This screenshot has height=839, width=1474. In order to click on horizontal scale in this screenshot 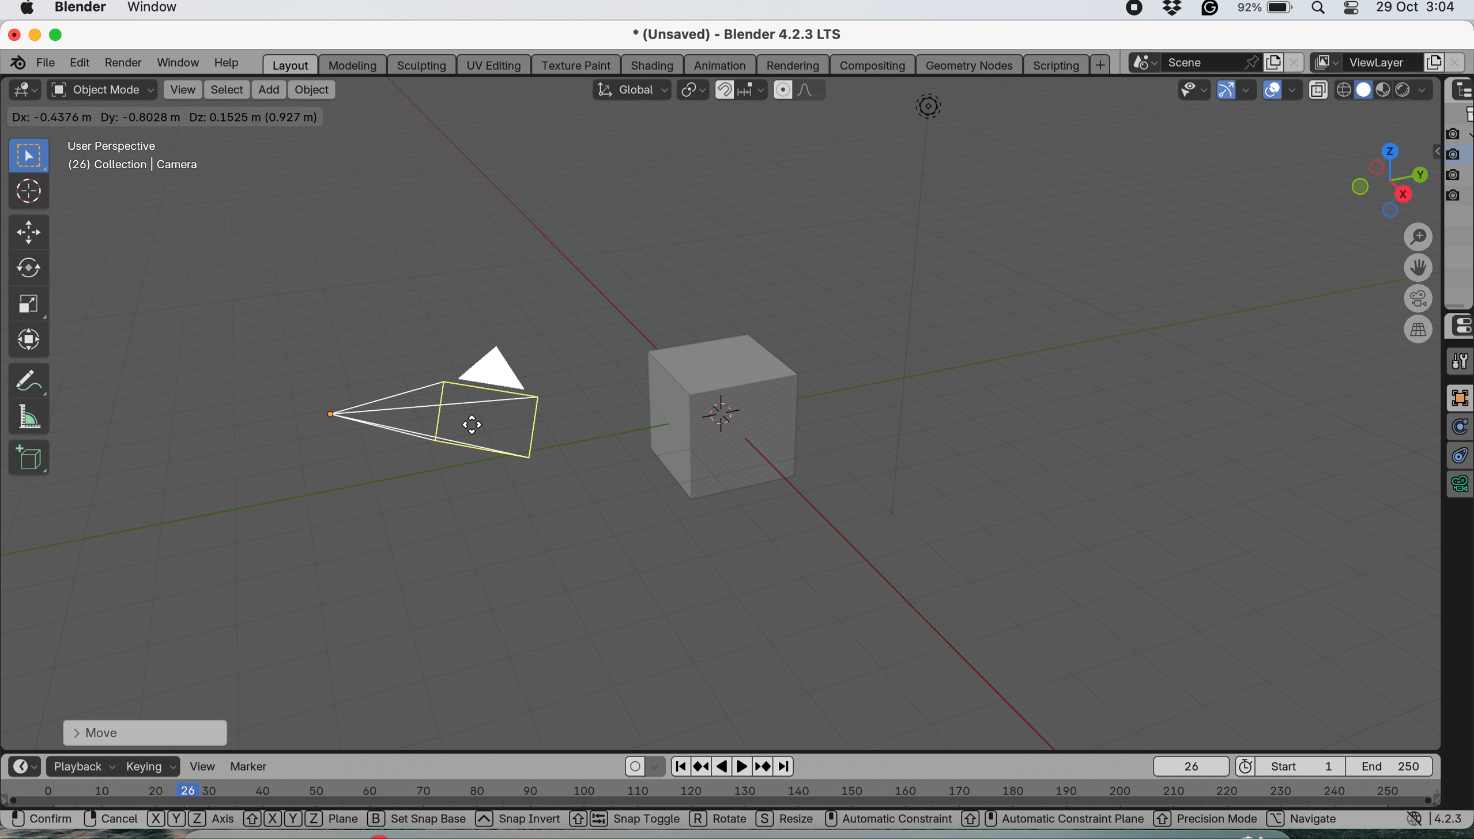, I will do `click(721, 795)`.